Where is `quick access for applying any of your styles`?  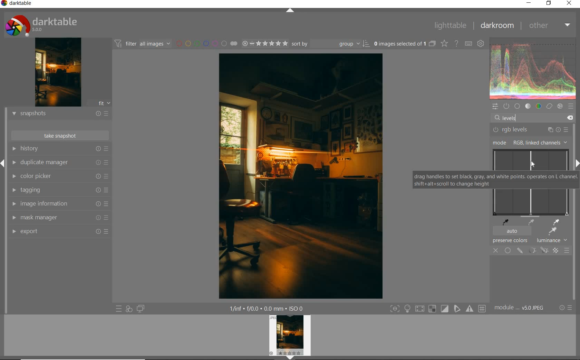
quick access for applying any of your styles is located at coordinates (129, 308).